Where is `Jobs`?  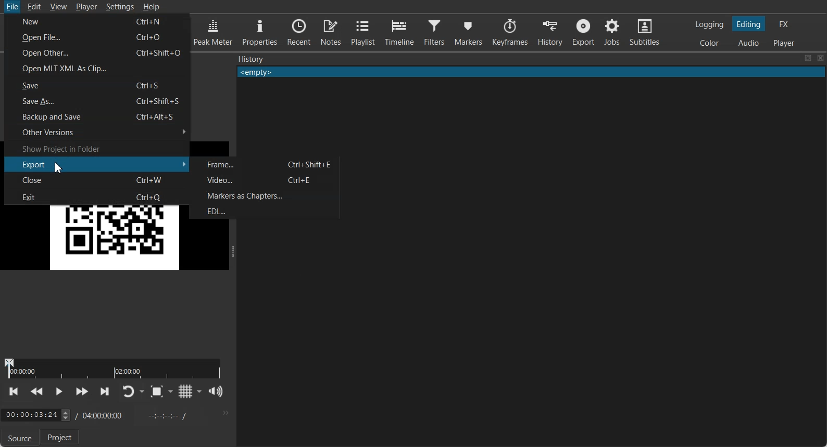 Jobs is located at coordinates (611, 32).